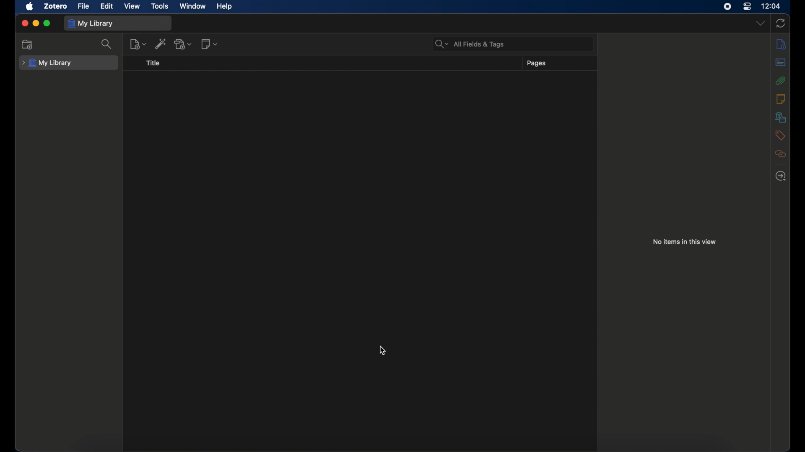 The height and width of the screenshot is (452, 805). I want to click on sync, so click(780, 23).